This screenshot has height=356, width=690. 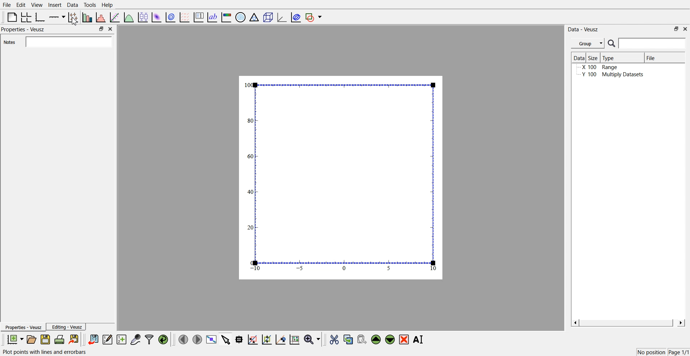 I want to click on Data, so click(x=72, y=5).